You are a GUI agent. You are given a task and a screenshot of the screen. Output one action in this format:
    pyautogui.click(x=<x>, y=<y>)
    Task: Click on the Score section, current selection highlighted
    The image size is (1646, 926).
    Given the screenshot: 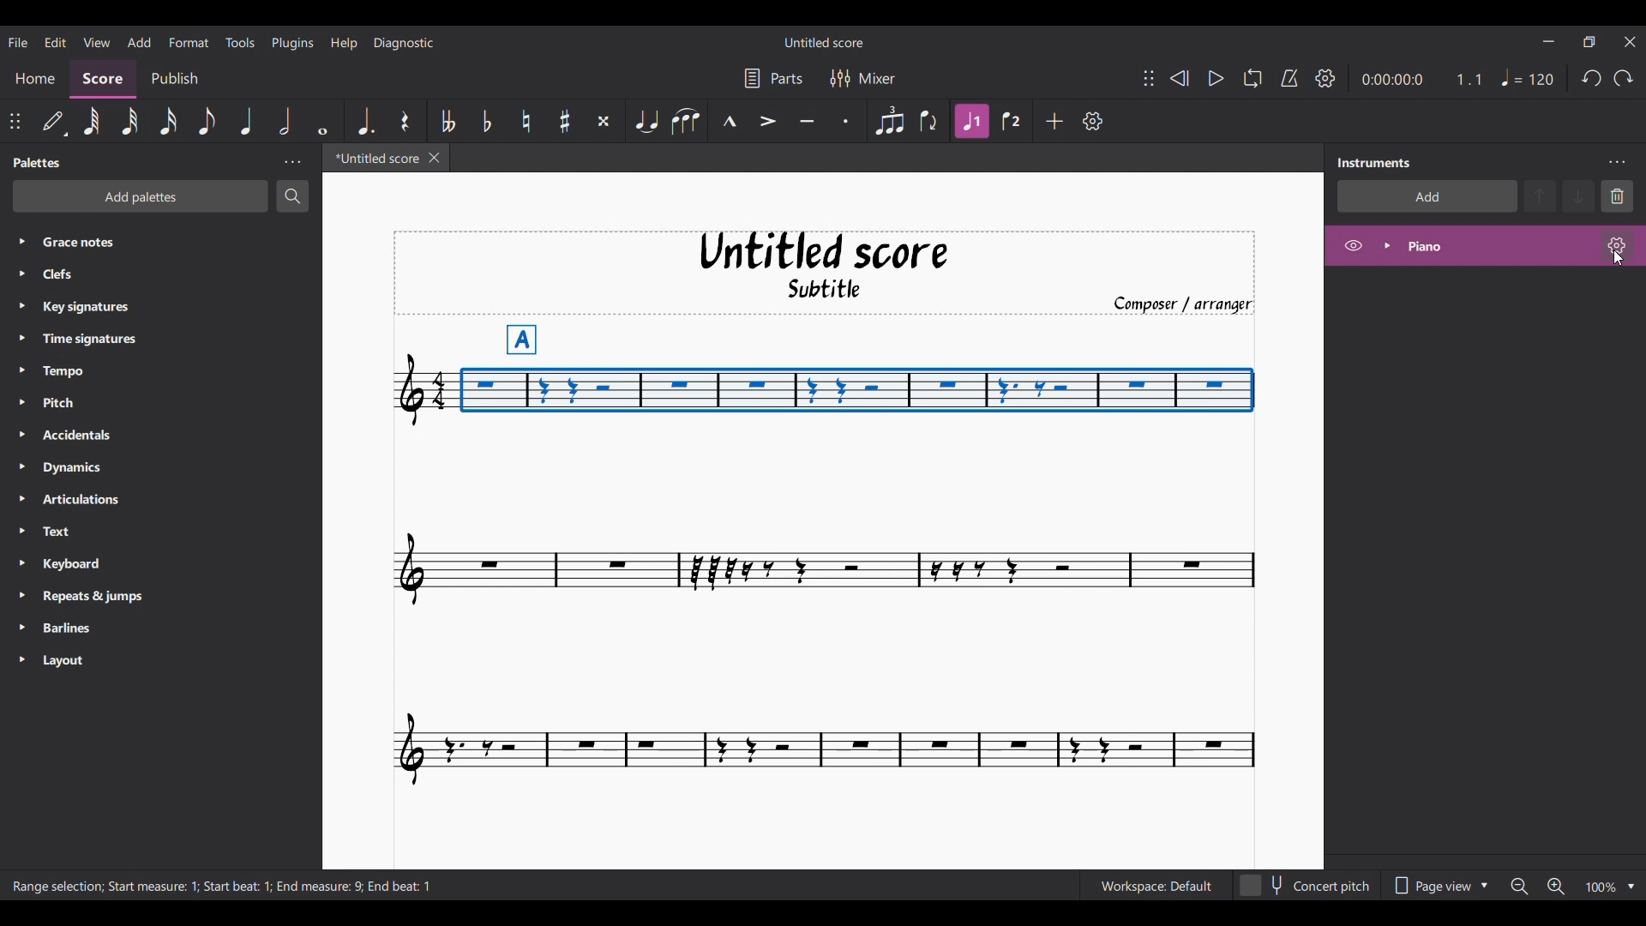 What is the action you would take?
    pyautogui.click(x=106, y=77)
    